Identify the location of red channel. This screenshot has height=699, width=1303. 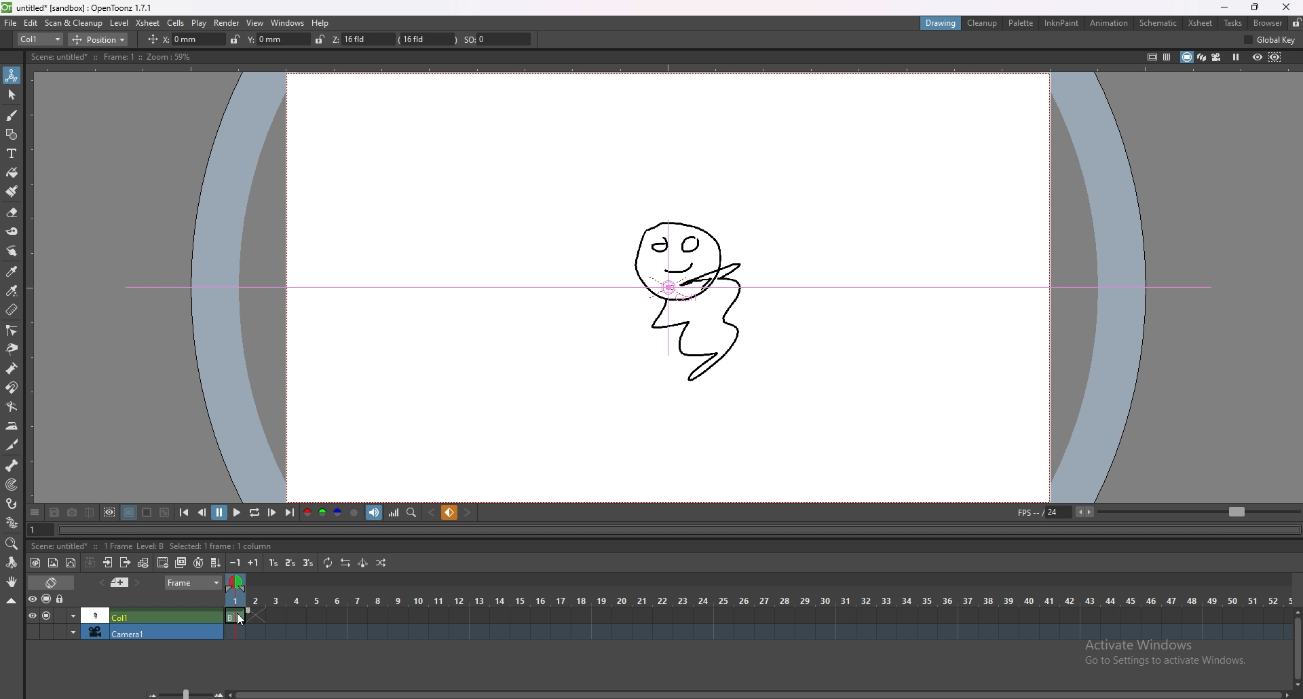
(307, 512).